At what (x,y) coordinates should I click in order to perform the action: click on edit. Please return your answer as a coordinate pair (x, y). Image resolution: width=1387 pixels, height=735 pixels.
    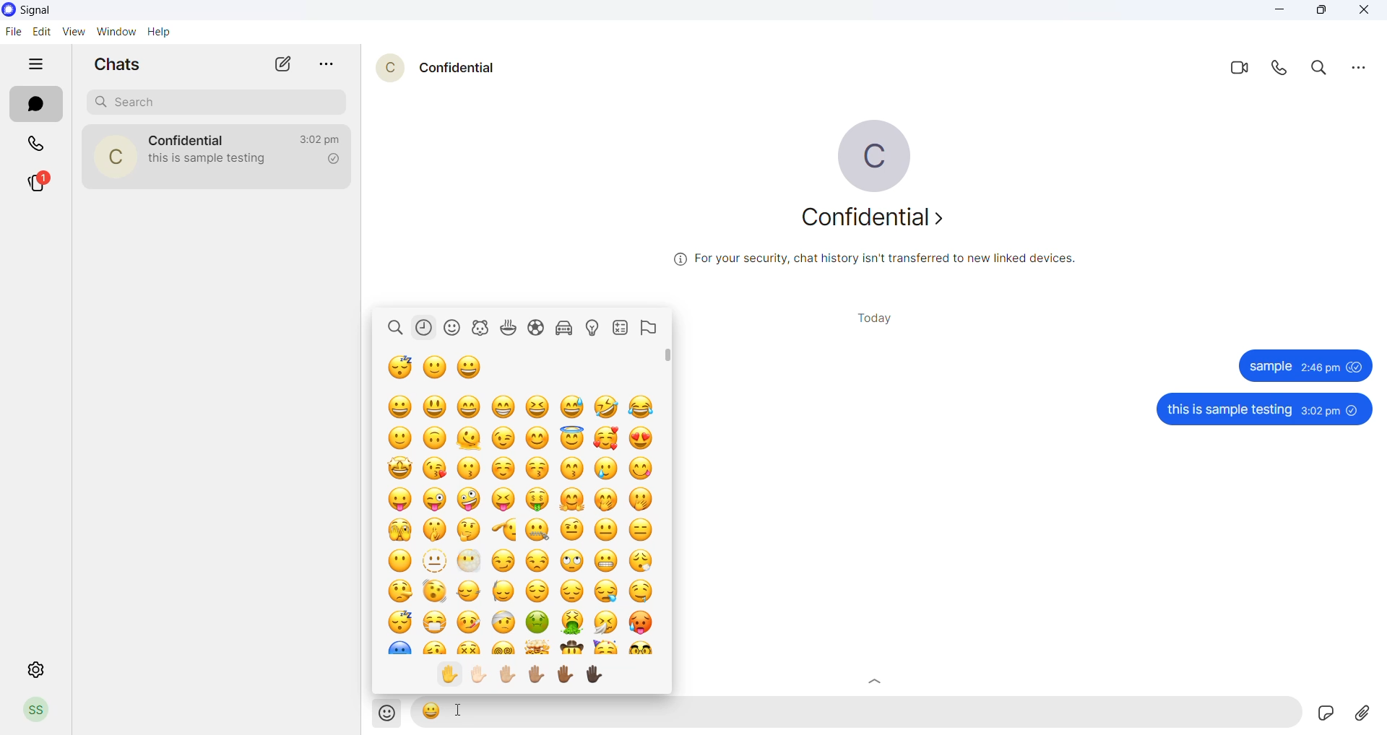
    Looking at the image, I should click on (43, 30).